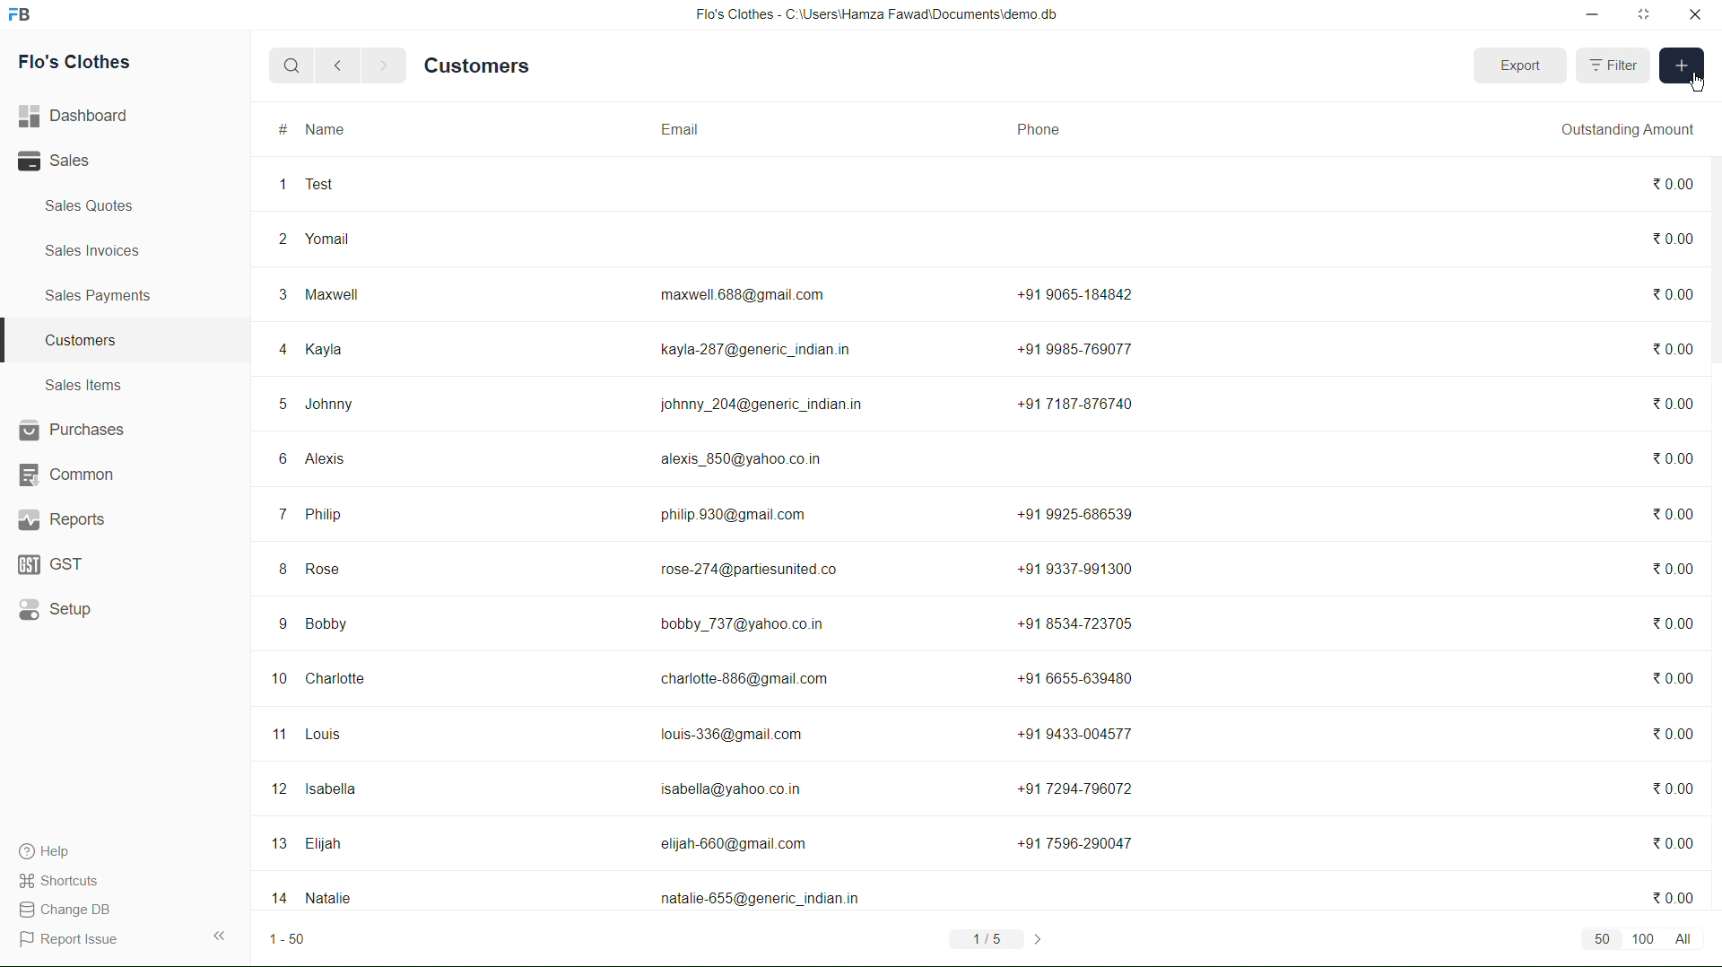 The width and height of the screenshot is (1722, 967). I want to click on isabella@yahoo.co.in, so click(728, 788).